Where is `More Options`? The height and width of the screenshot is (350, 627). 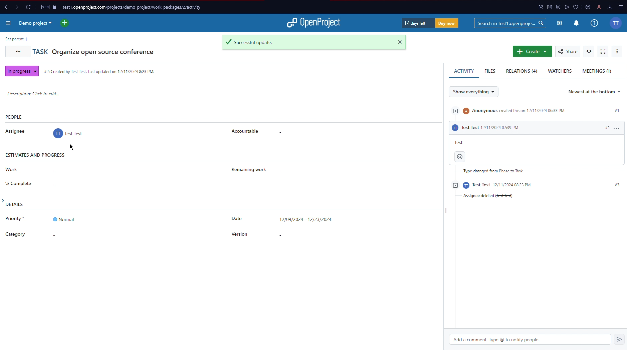
More Options is located at coordinates (618, 52).